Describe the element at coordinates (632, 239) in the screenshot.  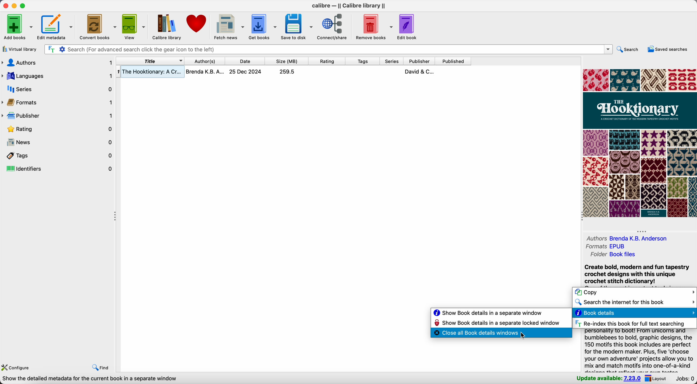
I see `authors` at that location.